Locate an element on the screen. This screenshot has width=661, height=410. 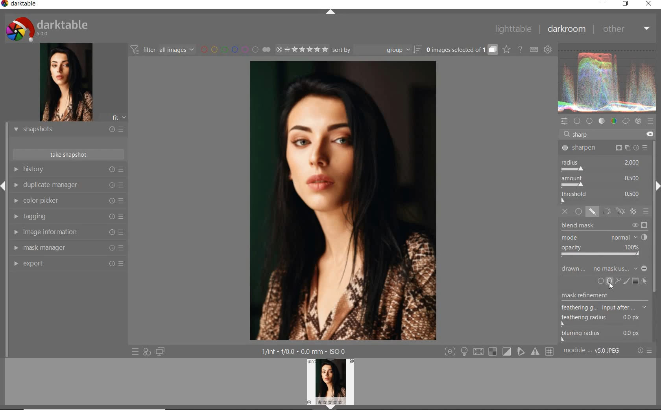
mask options is located at coordinates (612, 211).